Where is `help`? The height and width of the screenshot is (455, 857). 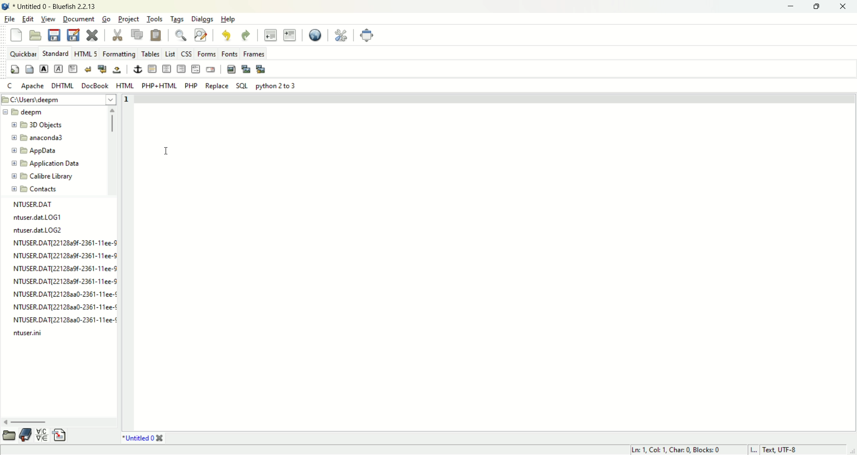 help is located at coordinates (227, 19).